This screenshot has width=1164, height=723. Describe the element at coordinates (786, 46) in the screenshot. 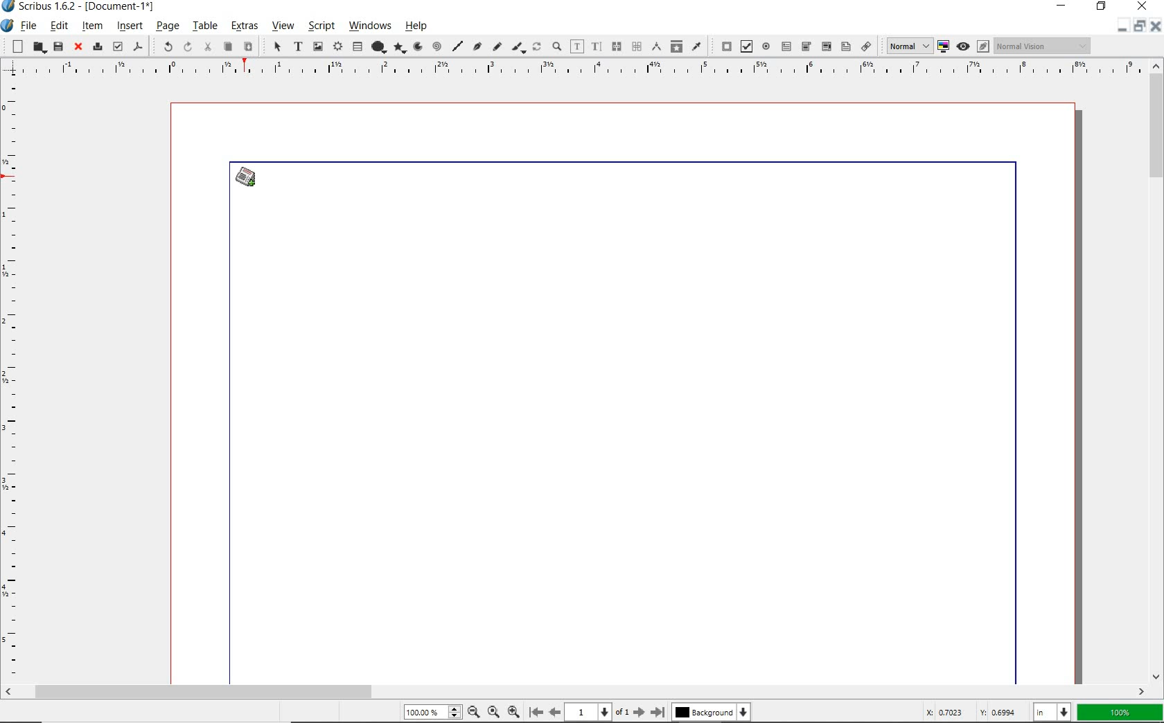

I see `pdf text field` at that location.